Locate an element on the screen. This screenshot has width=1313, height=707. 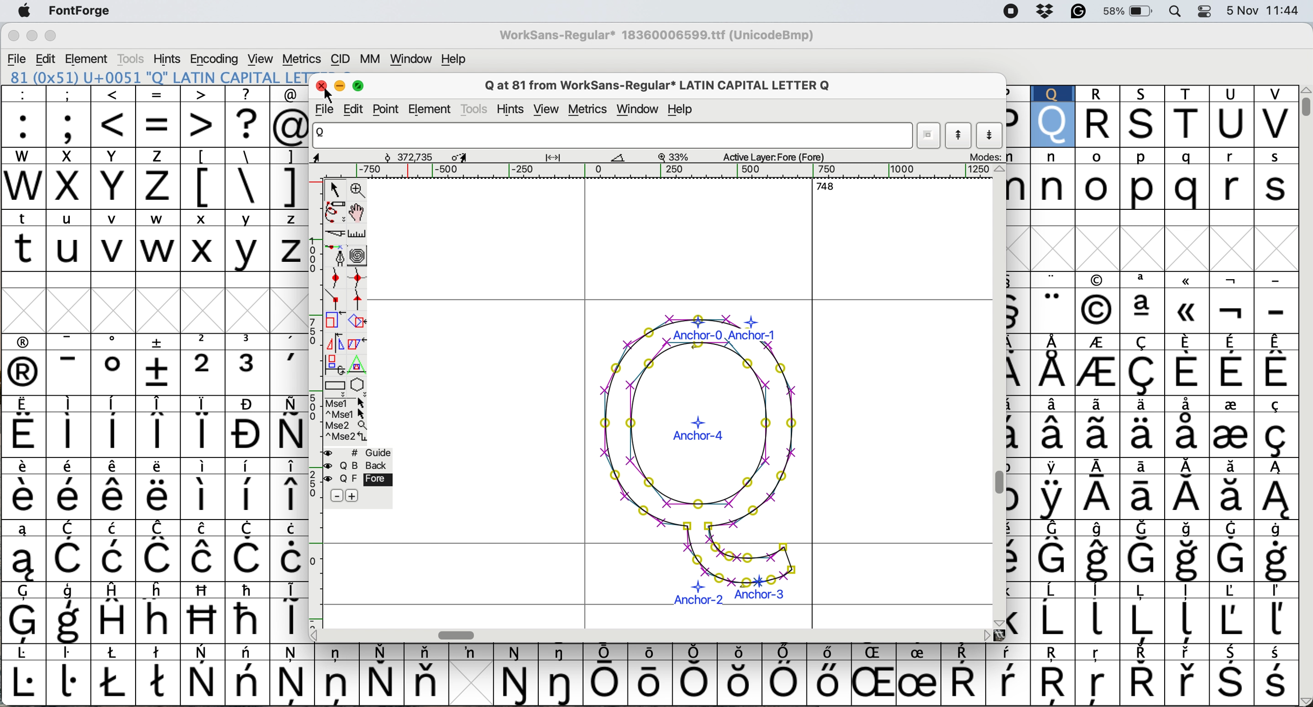
rectangle or ellipse is located at coordinates (336, 388).